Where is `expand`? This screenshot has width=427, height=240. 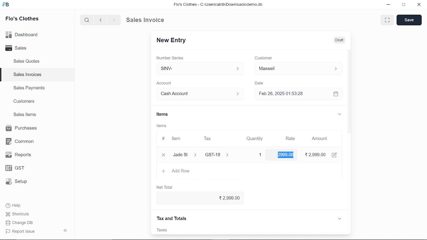
expand is located at coordinates (339, 114).